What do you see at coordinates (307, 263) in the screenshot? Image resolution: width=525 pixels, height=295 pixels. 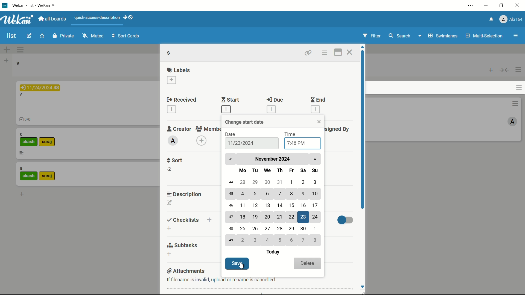 I see `delete` at bounding box center [307, 263].